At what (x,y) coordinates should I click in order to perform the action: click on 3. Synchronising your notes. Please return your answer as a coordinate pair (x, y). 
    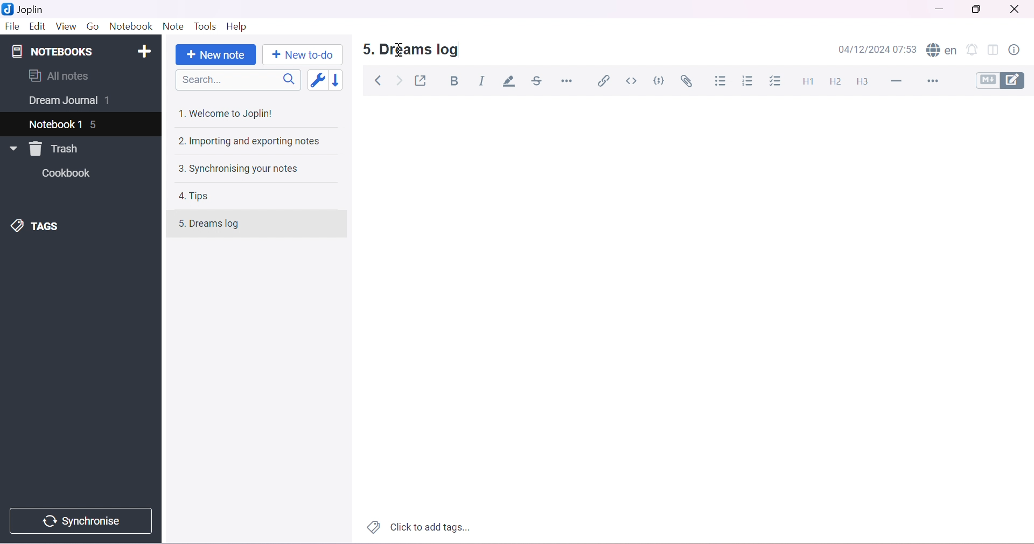
    Looking at the image, I should click on (237, 170).